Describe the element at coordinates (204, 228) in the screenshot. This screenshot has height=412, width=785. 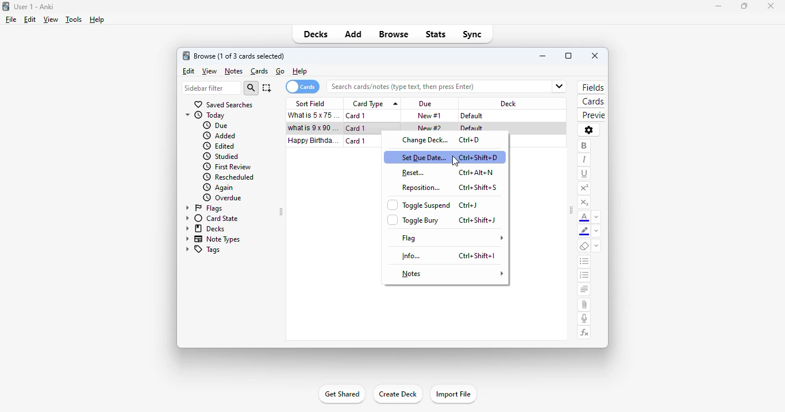
I see `decks` at that location.